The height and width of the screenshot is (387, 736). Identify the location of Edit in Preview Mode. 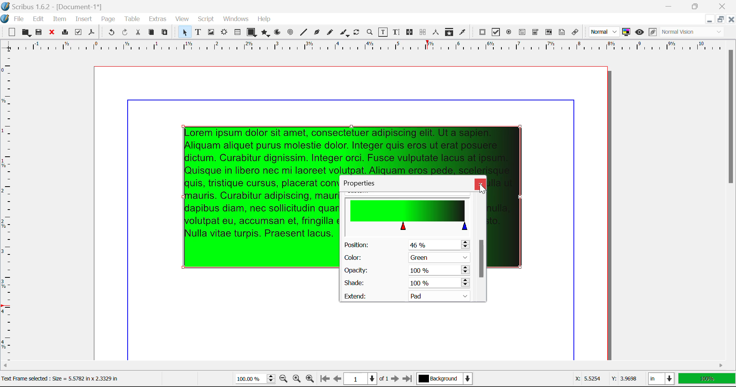
(653, 32).